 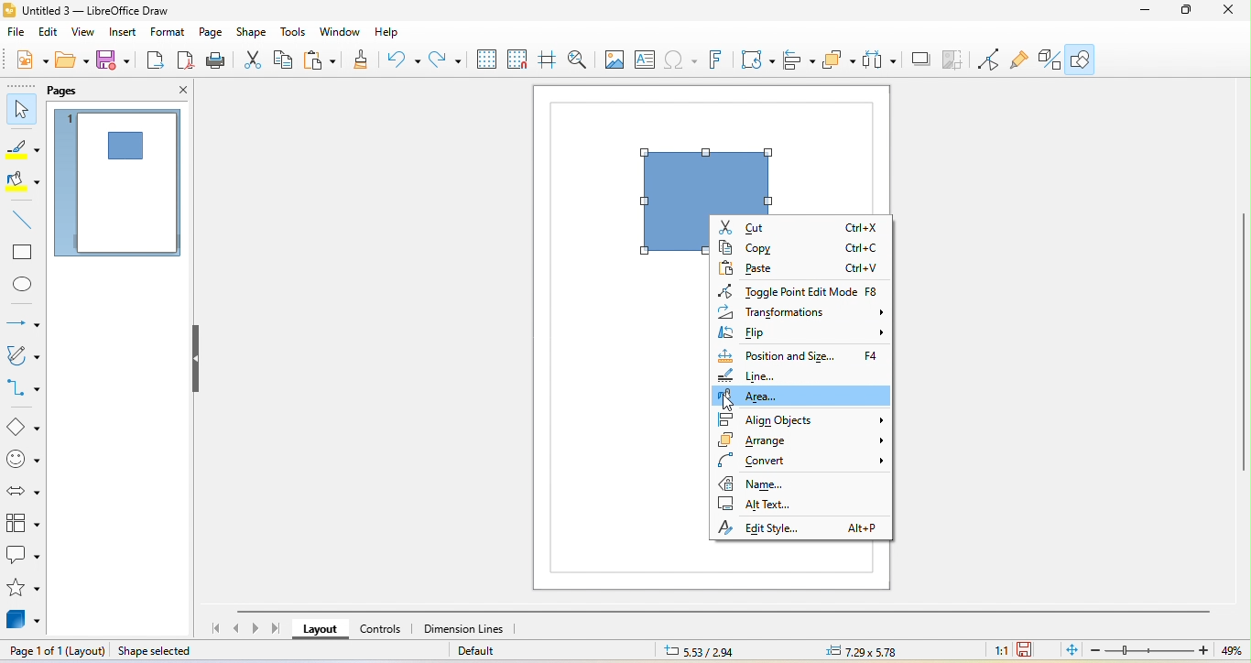 I want to click on fit page to current window, so click(x=1069, y=651).